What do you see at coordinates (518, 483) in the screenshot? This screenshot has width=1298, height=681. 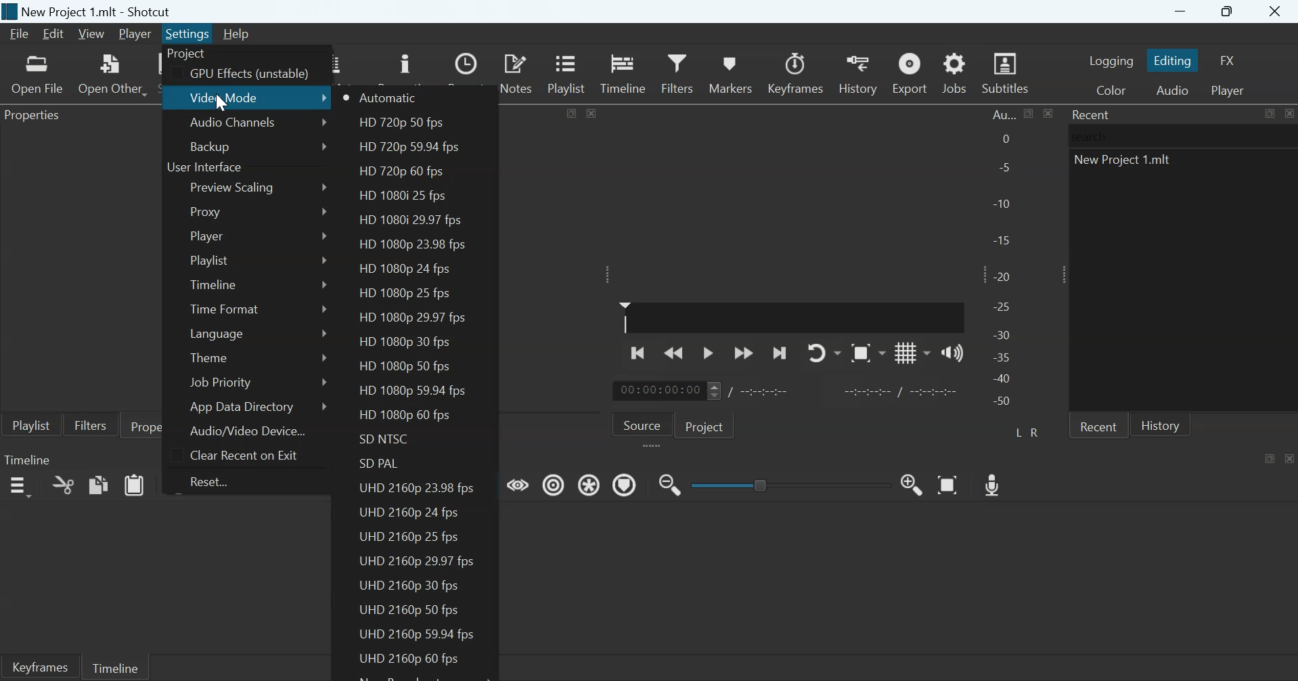 I see `Scrub while dragging` at bounding box center [518, 483].